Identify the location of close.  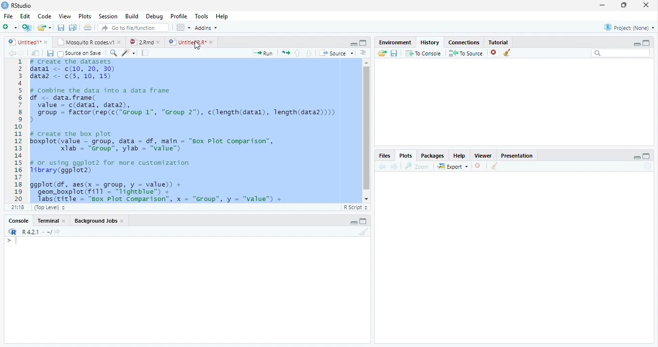
(646, 5).